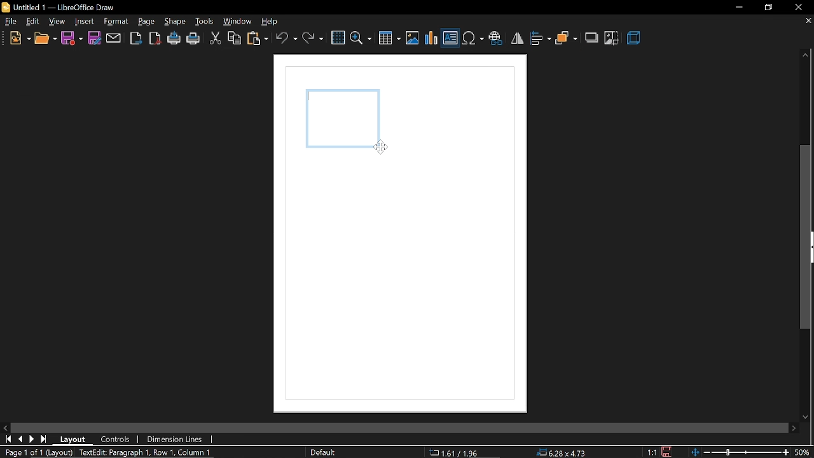 The image size is (814, 458). I want to click on tools, so click(205, 22).